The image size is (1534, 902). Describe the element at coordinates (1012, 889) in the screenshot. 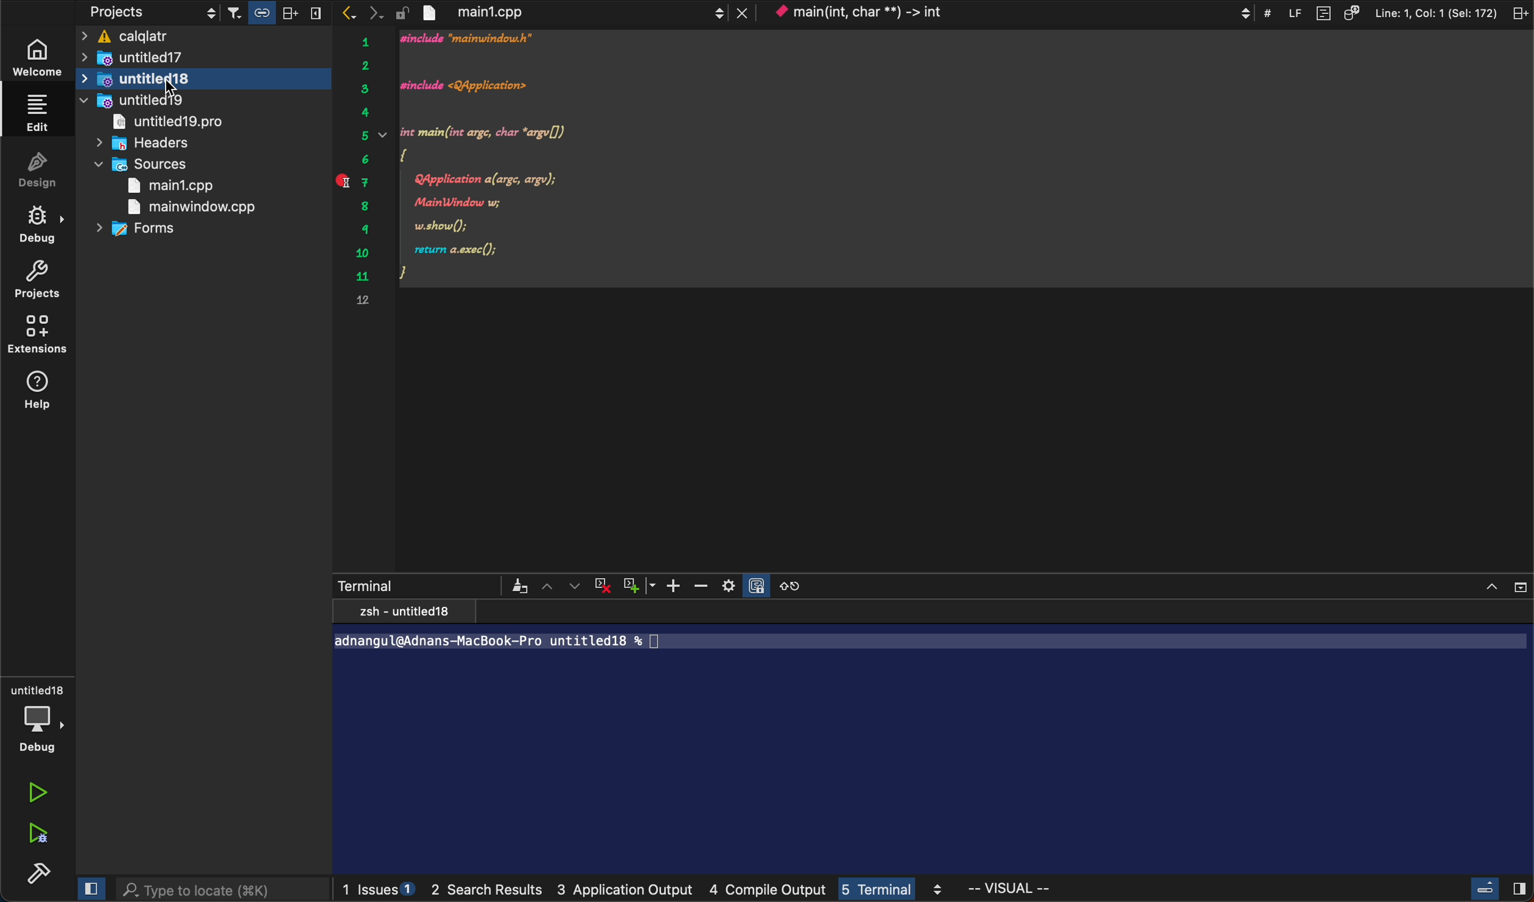

I see `visual` at that location.